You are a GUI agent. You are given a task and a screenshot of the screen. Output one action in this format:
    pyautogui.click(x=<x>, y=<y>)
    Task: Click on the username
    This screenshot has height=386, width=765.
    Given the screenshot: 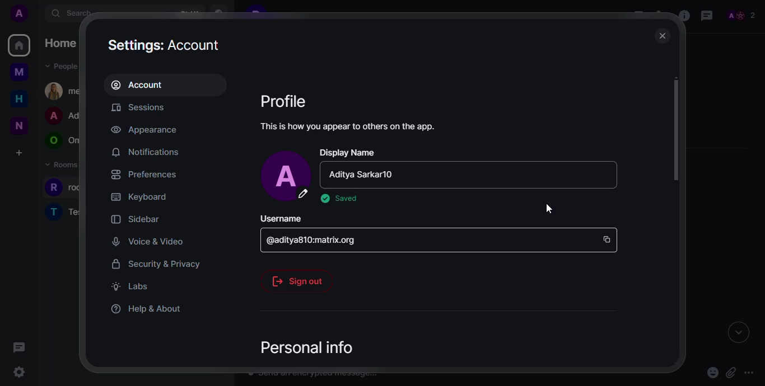 What is the action you would take?
    pyautogui.click(x=281, y=217)
    